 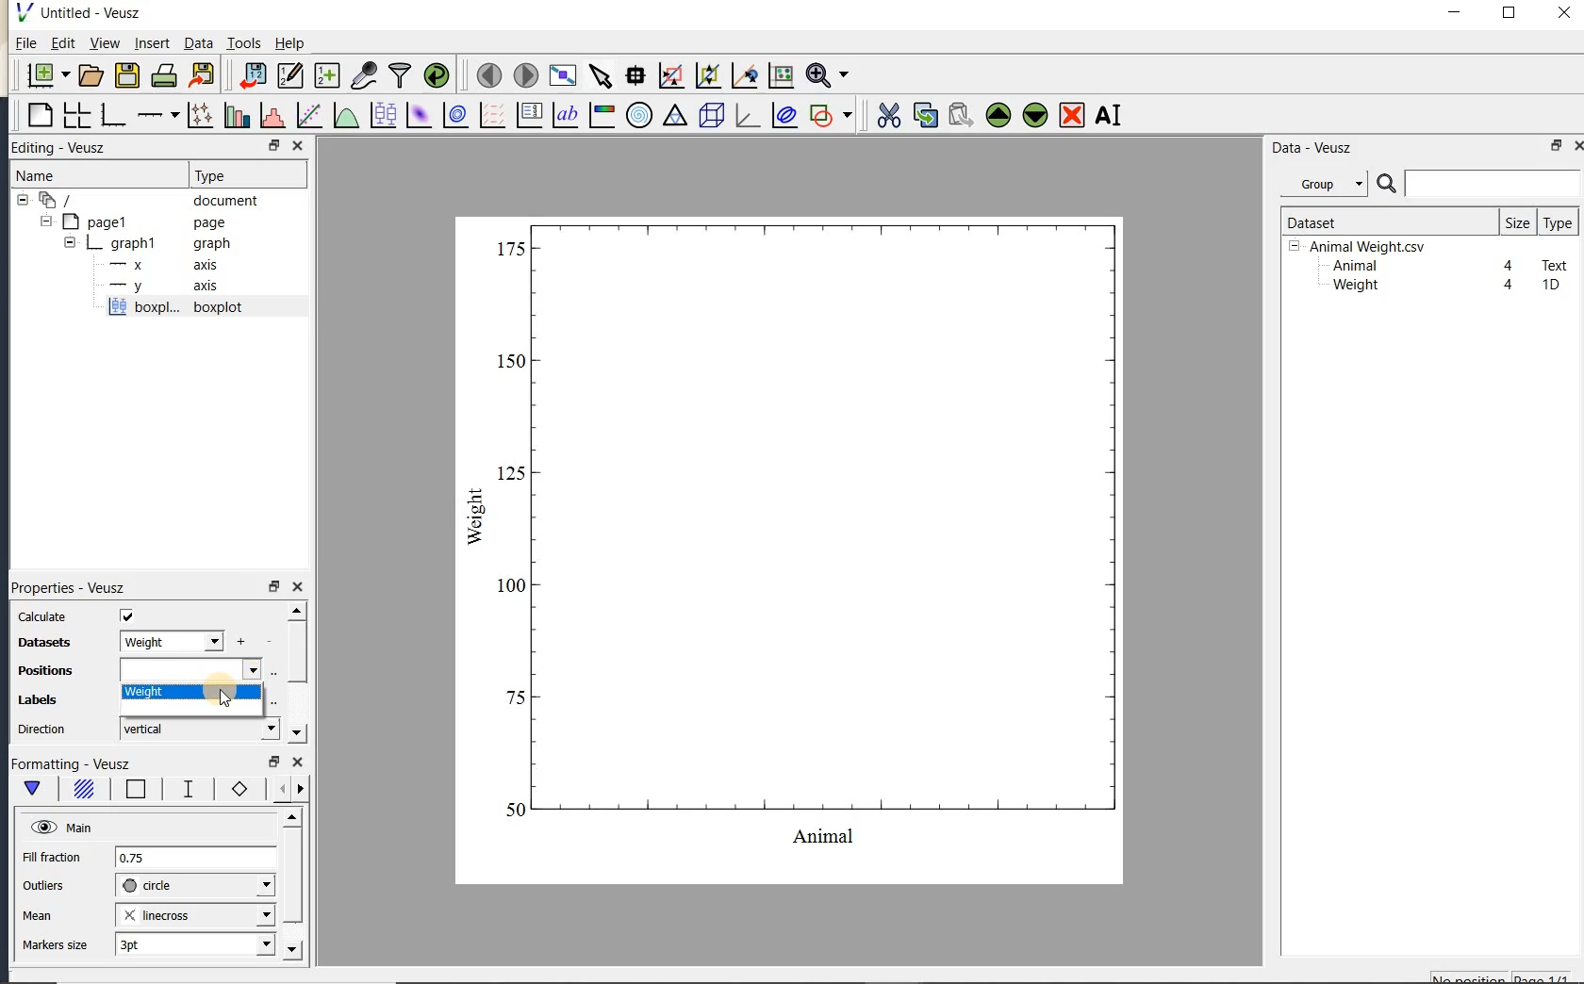 I want to click on calculate, so click(x=44, y=618).